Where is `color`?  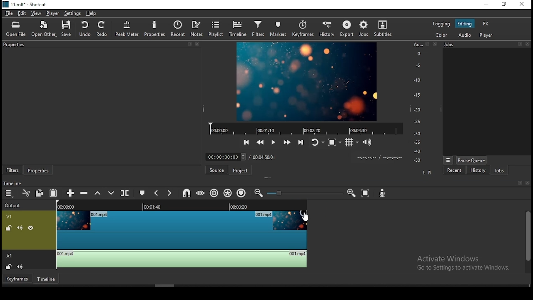
color is located at coordinates (444, 36).